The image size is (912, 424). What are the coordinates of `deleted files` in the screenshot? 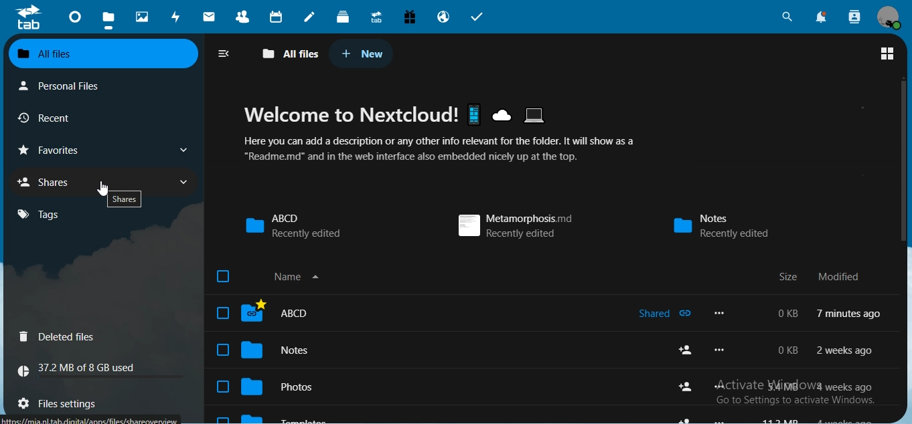 It's located at (60, 337).